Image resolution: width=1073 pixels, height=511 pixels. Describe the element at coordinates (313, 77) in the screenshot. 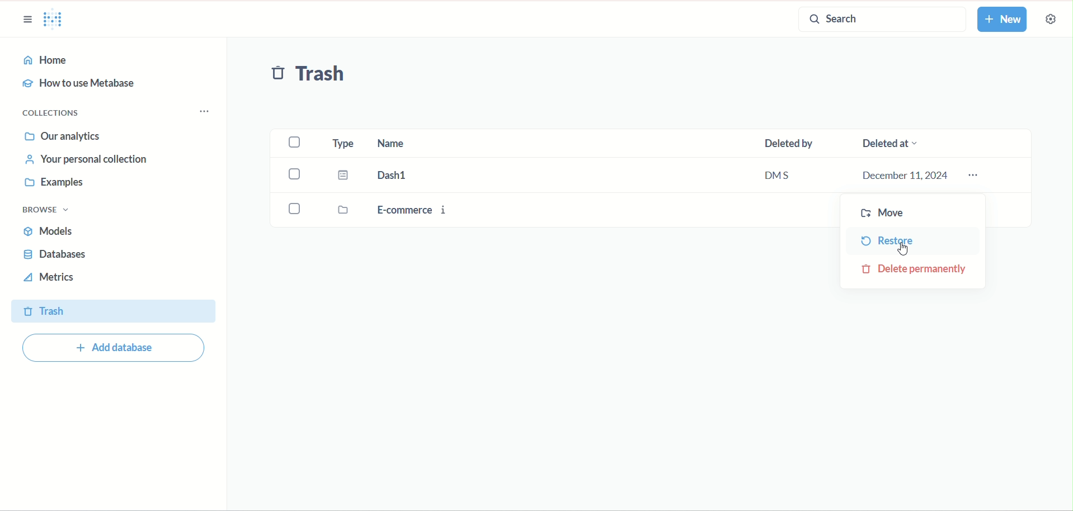

I see `trash` at that location.